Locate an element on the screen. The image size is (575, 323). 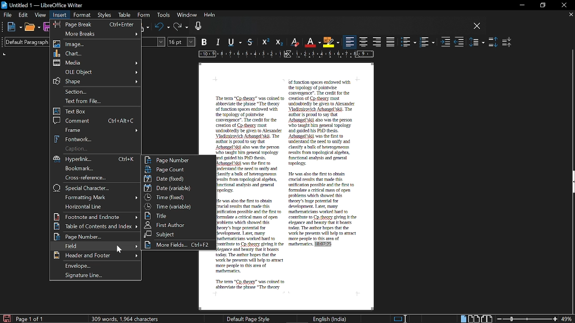
VOice input is located at coordinates (332, 27).